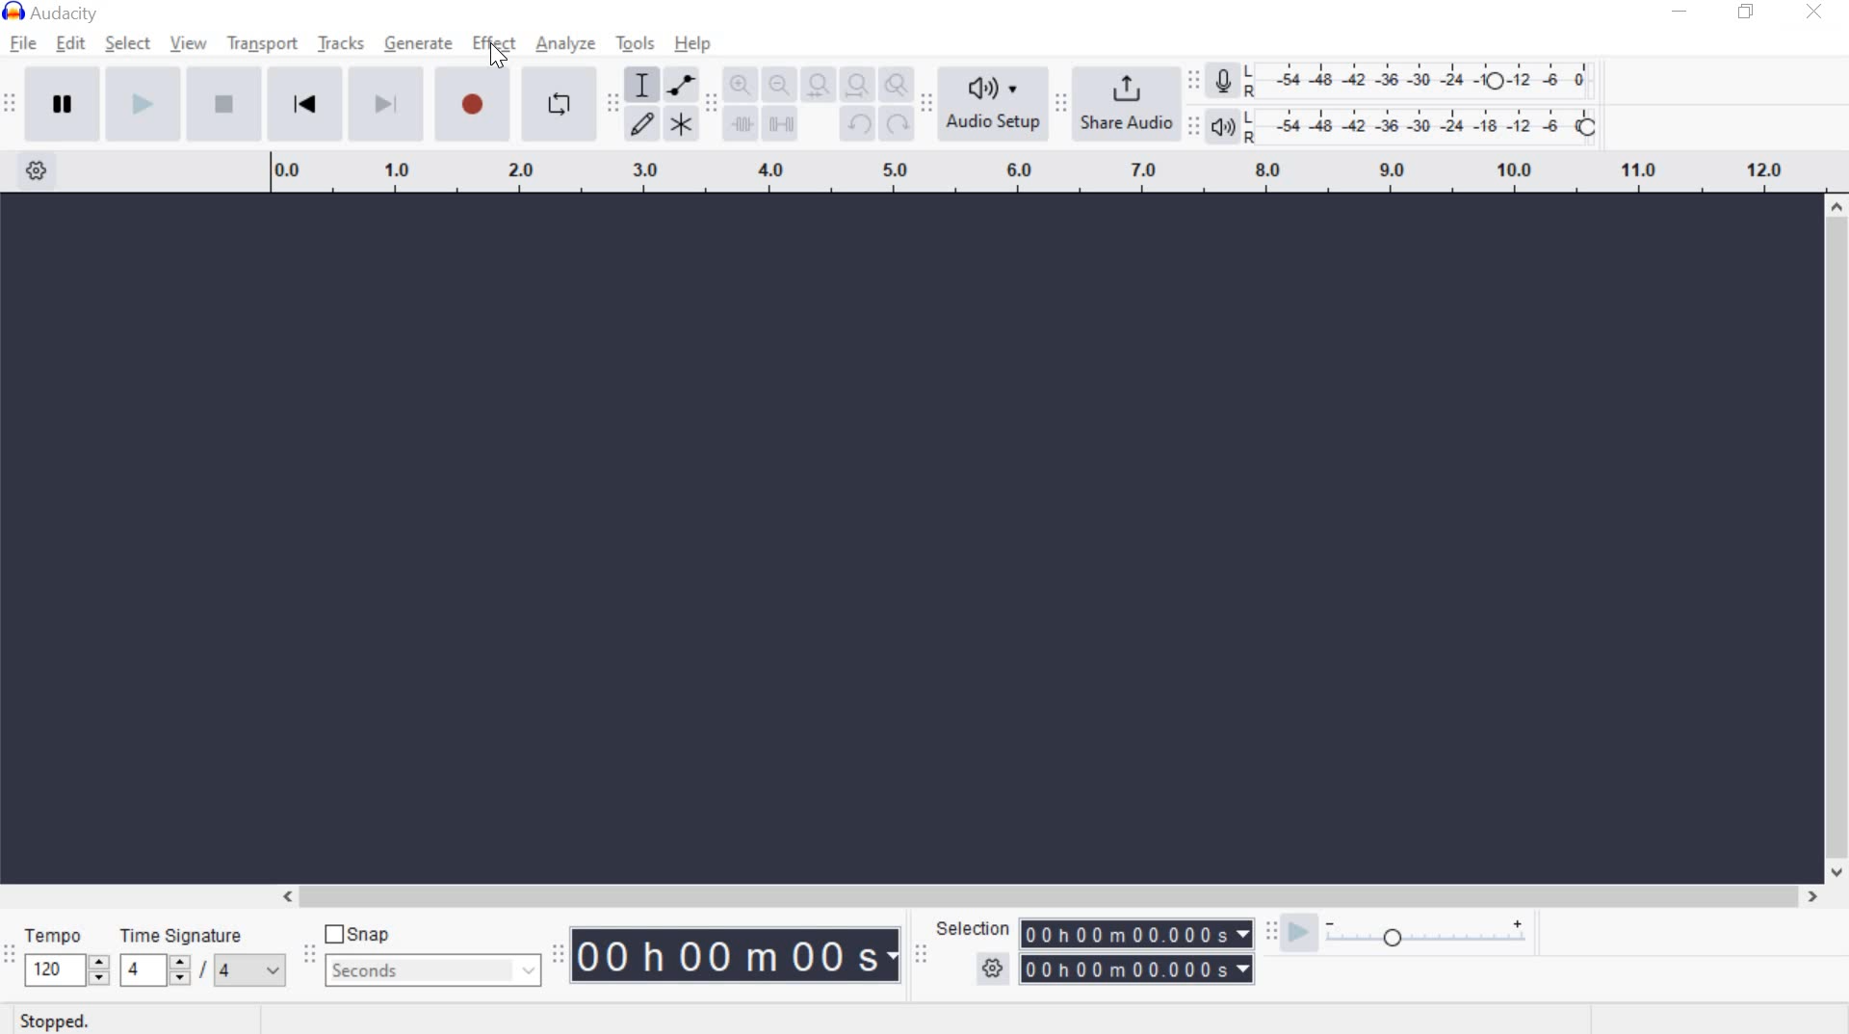 The width and height of the screenshot is (1849, 1034). Describe the element at coordinates (1431, 939) in the screenshot. I see `plat at speed` at that location.